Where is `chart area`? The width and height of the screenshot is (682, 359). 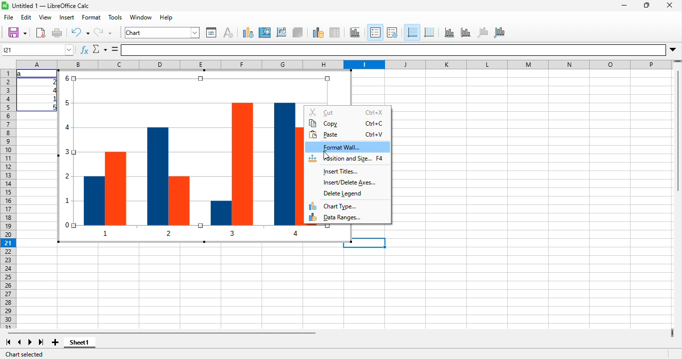
chart area is located at coordinates (162, 32).